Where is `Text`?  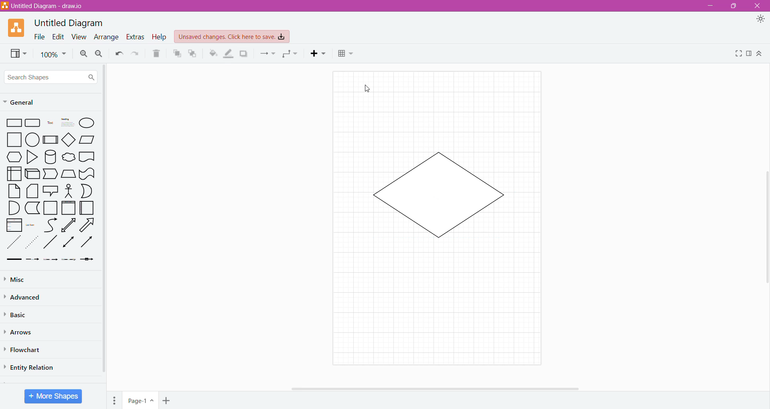 Text is located at coordinates (50, 124).